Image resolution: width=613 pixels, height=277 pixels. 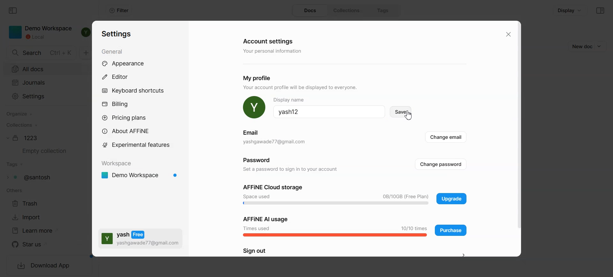 What do you see at coordinates (304, 88) in the screenshot?
I see `YOUr account proftie will be displayed 1o everyone.` at bounding box center [304, 88].